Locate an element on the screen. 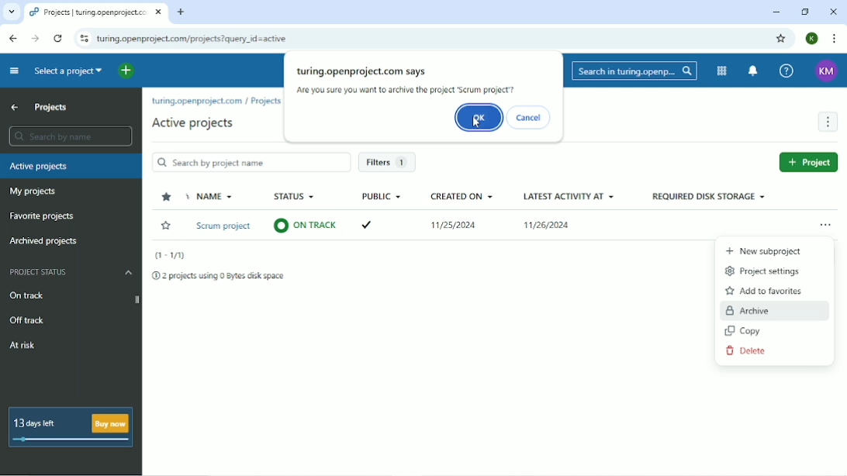 This screenshot has height=476, width=847. tick is located at coordinates (377, 222).